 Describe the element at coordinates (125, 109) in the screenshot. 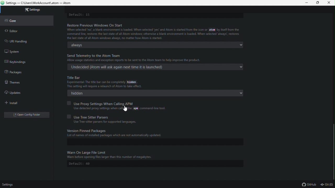

I see `cursor` at that location.